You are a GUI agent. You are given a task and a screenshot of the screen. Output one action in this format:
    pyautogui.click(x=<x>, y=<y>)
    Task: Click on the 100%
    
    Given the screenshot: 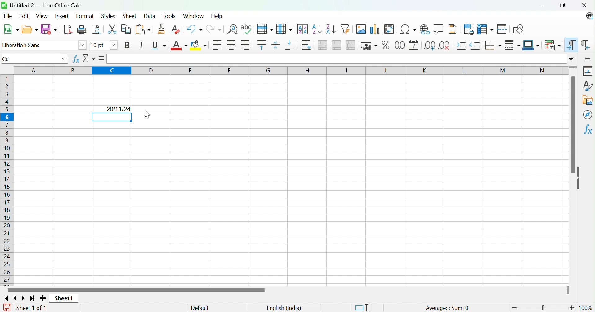 What is the action you would take?
    pyautogui.click(x=587, y=308)
    